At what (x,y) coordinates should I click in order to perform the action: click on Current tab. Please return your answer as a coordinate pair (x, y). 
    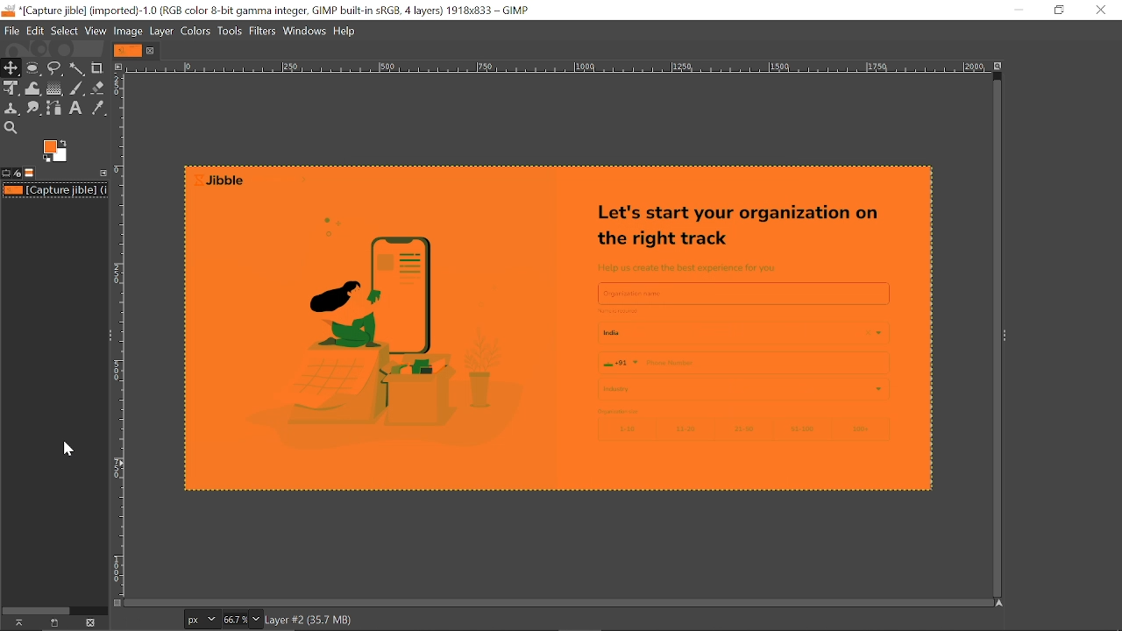
    Looking at the image, I should click on (128, 50).